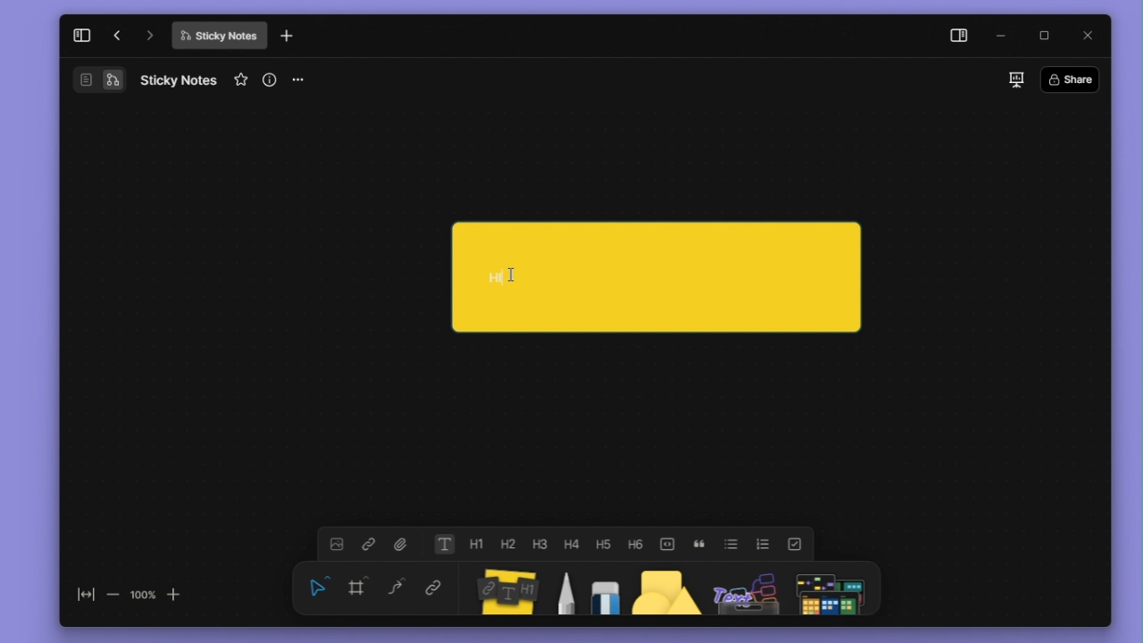 Image resolution: width=1143 pixels, height=643 pixels. What do you see at coordinates (663, 589) in the screenshot?
I see `shape` at bounding box center [663, 589].